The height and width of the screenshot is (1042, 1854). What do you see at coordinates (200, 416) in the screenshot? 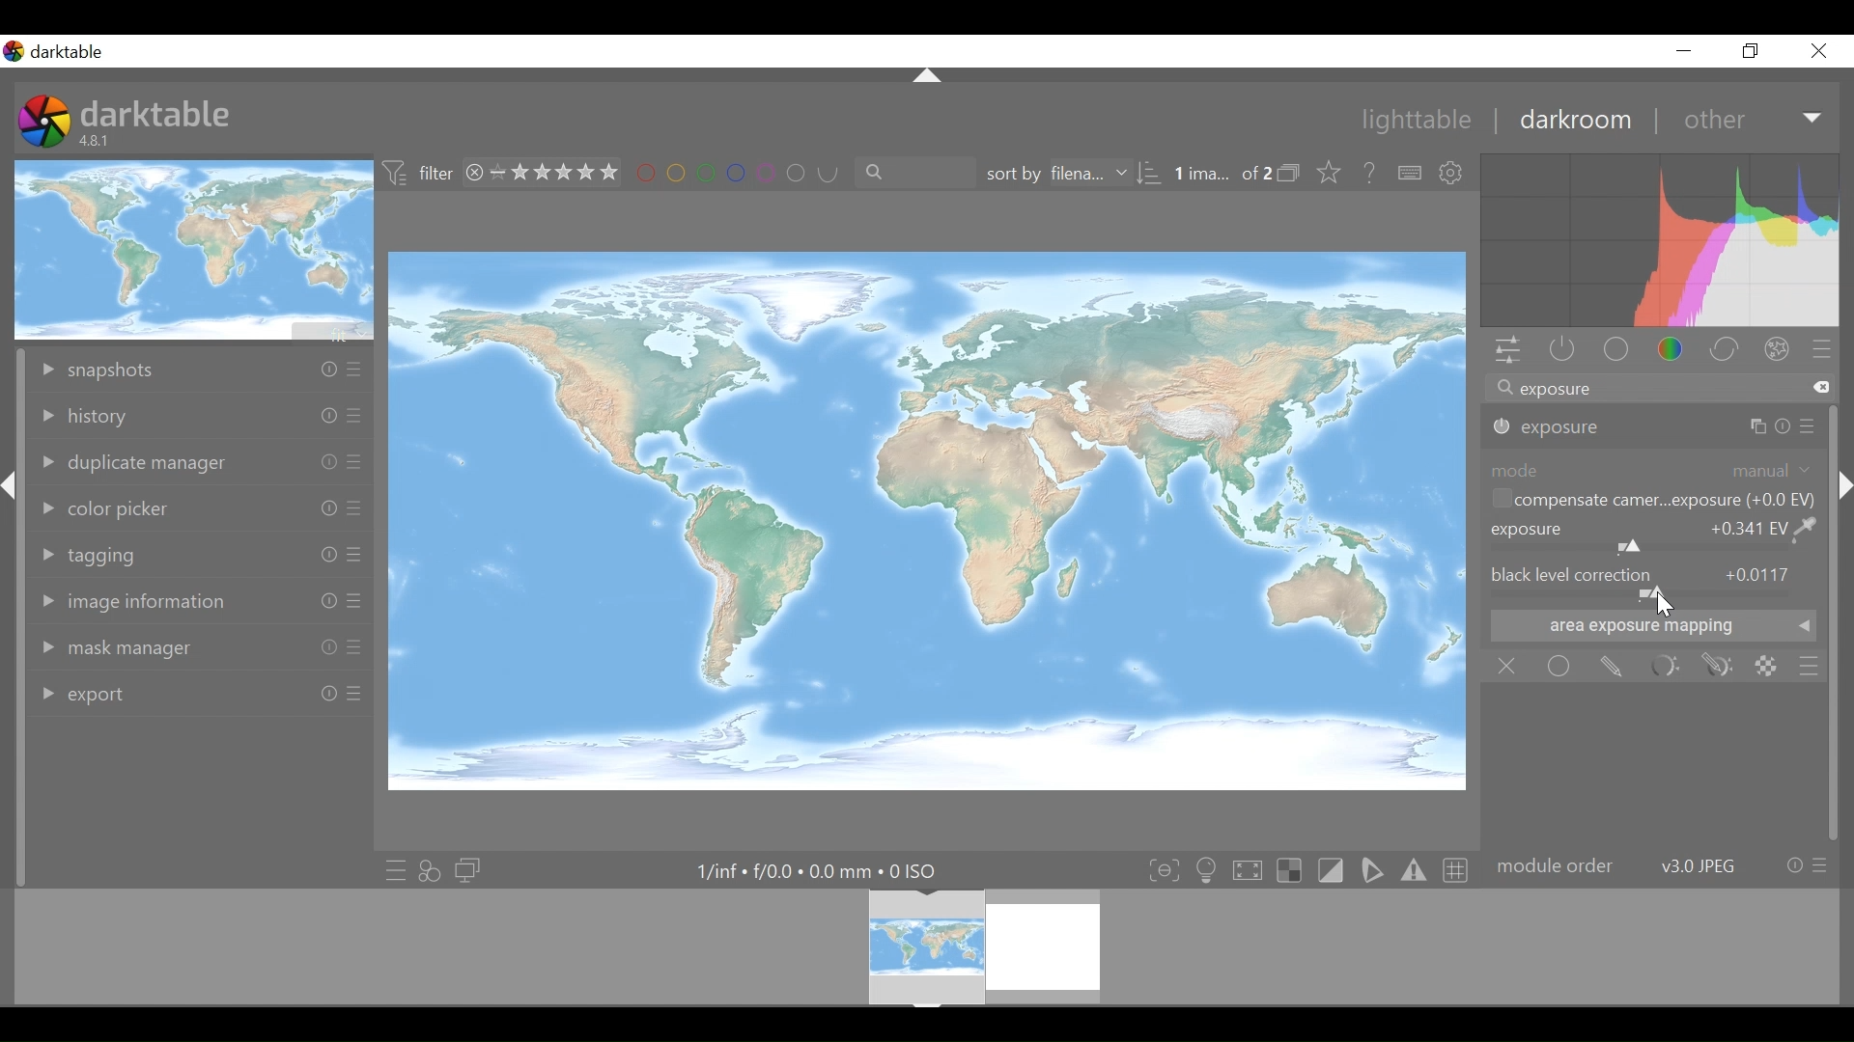
I see `History` at bounding box center [200, 416].